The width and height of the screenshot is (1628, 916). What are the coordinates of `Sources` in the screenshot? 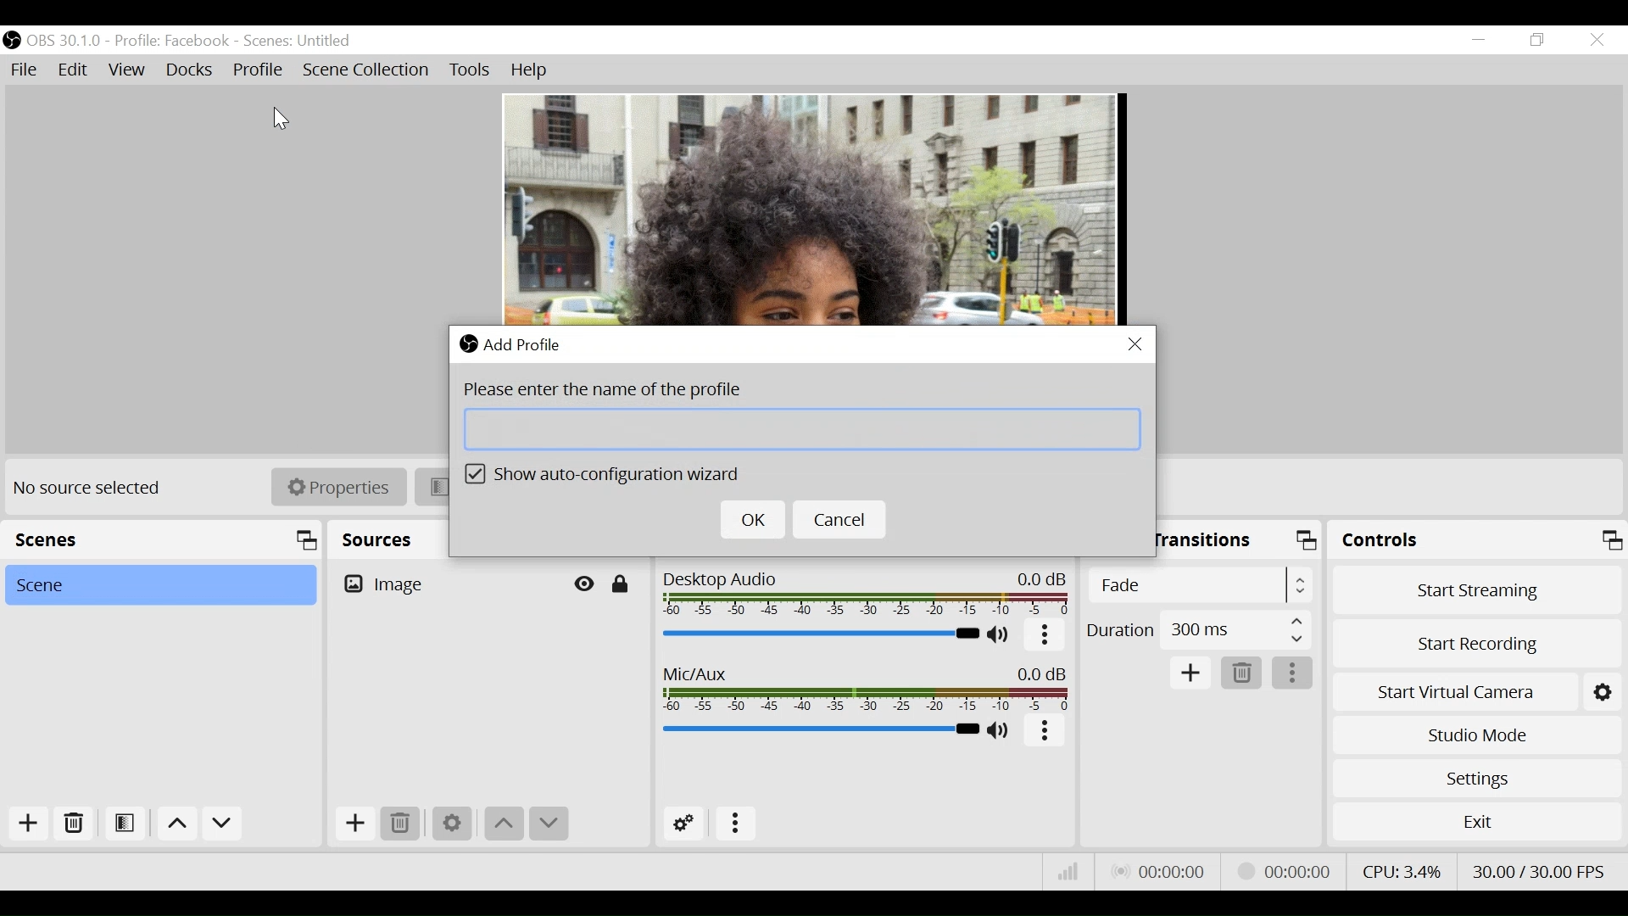 It's located at (377, 536).